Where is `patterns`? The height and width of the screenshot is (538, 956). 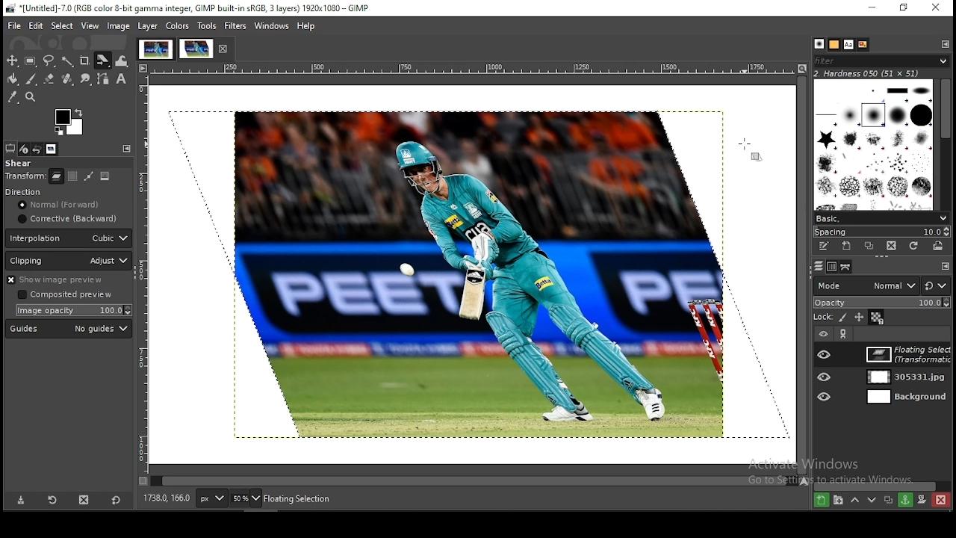 patterns is located at coordinates (818, 43).